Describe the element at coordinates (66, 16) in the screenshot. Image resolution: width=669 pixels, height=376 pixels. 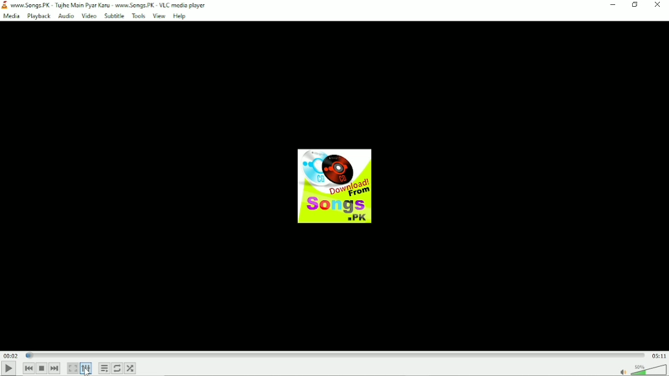
I see `Audio` at that location.